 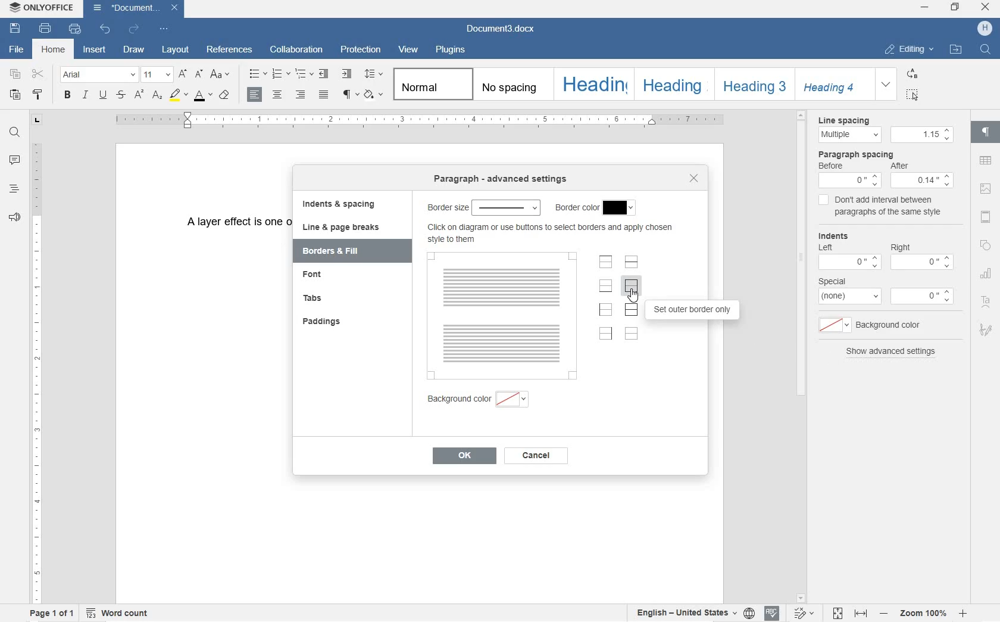 What do you see at coordinates (923, 175) in the screenshot?
I see `After` at bounding box center [923, 175].